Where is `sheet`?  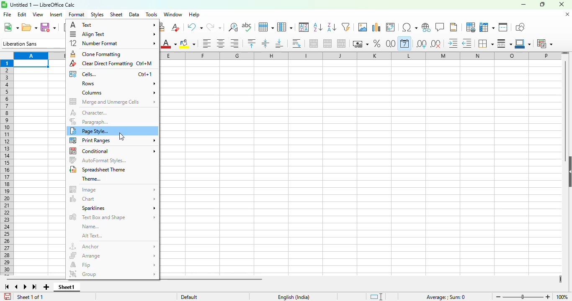 sheet is located at coordinates (116, 15).